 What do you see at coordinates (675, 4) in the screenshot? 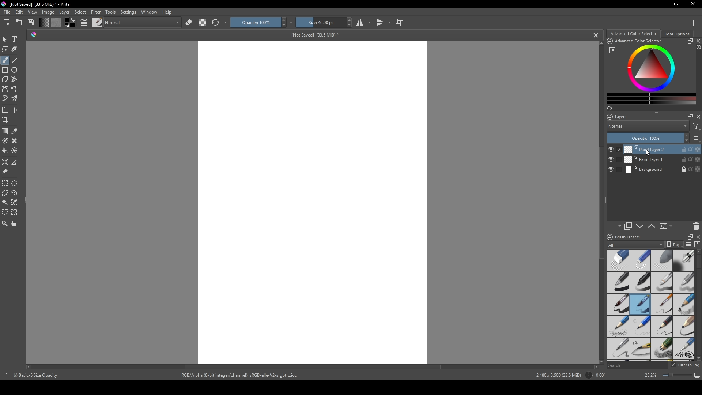
I see `resize` at bounding box center [675, 4].